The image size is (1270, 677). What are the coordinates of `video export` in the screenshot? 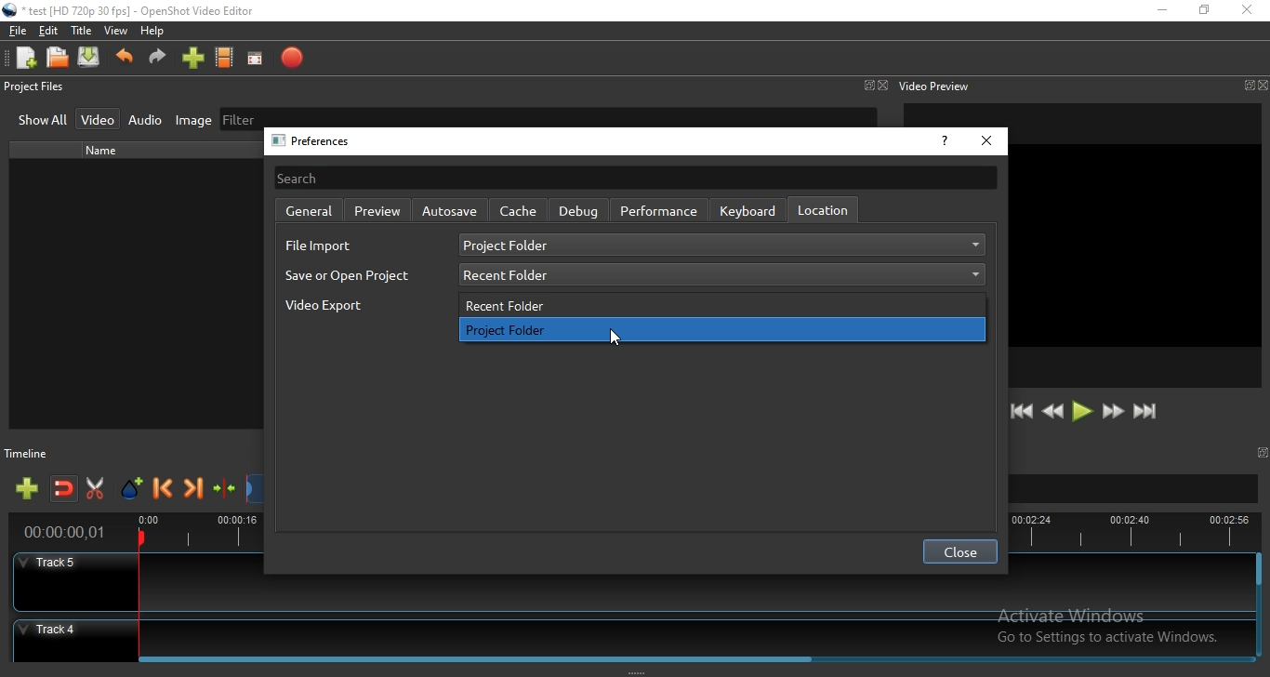 It's located at (335, 311).